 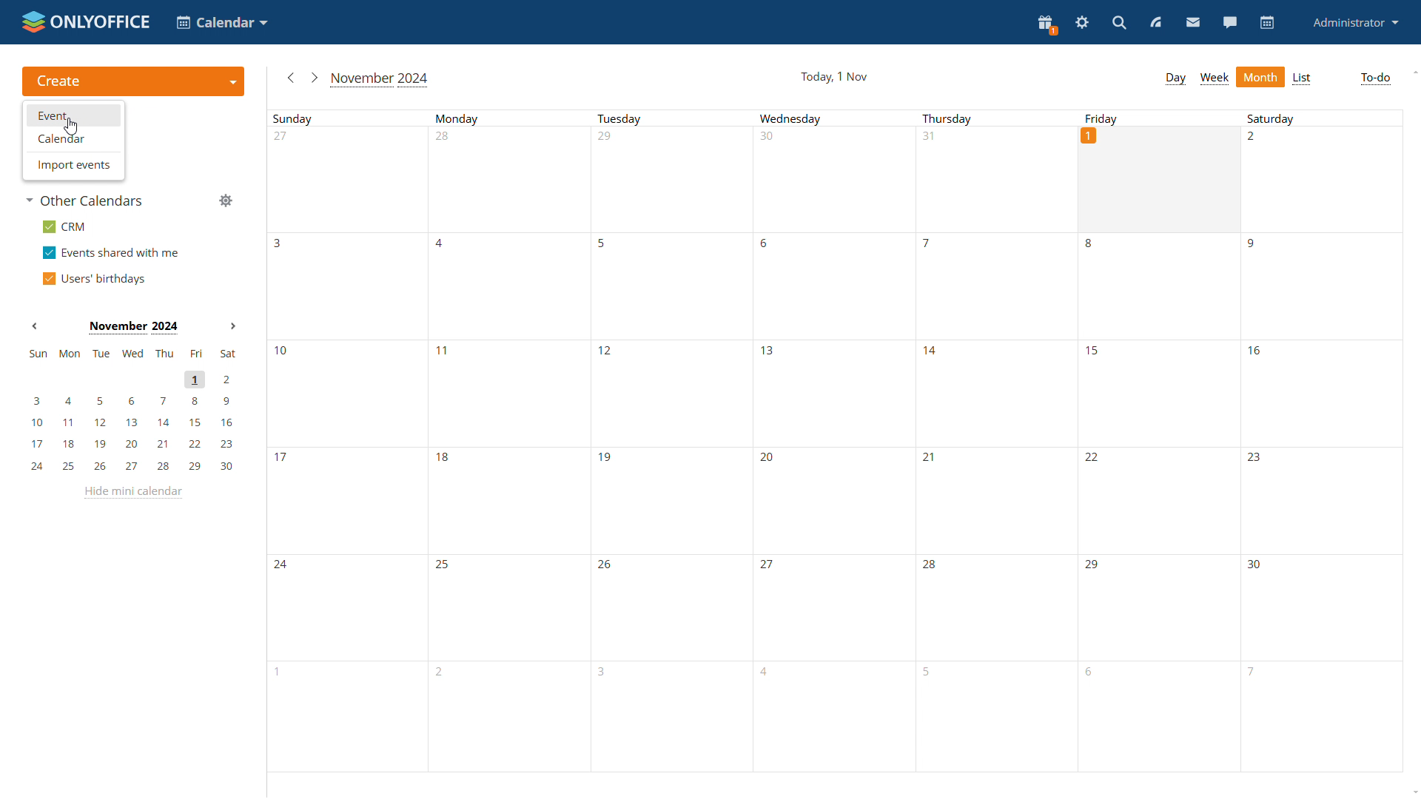 What do you see at coordinates (232, 326) in the screenshot?
I see `Next month` at bounding box center [232, 326].